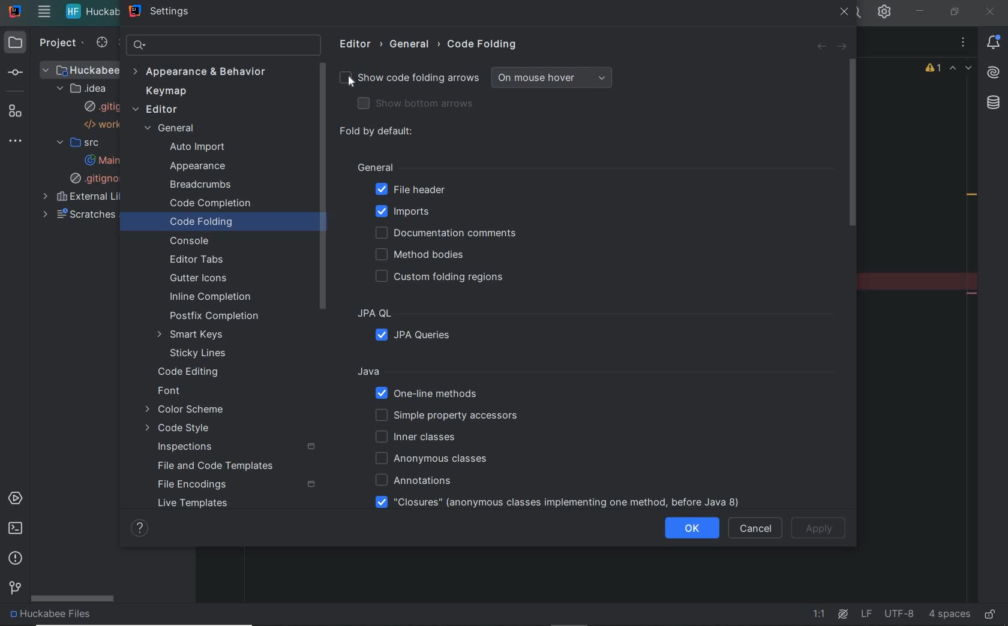 Image resolution: width=1008 pixels, height=626 pixels. Describe the element at coordinates (44, 13) in the screenshot. I see `main menu` at that location.